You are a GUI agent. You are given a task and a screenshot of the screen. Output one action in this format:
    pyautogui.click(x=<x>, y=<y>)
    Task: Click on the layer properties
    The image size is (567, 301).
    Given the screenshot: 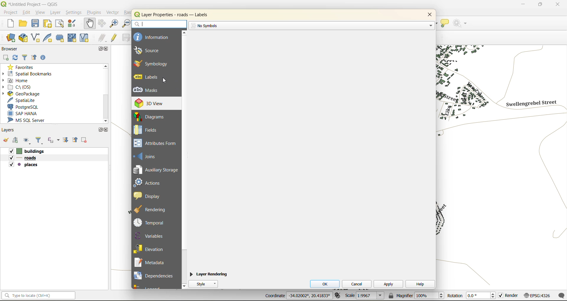 What is the action you would take?
    pyautogui.click(x=177, y=15)
    